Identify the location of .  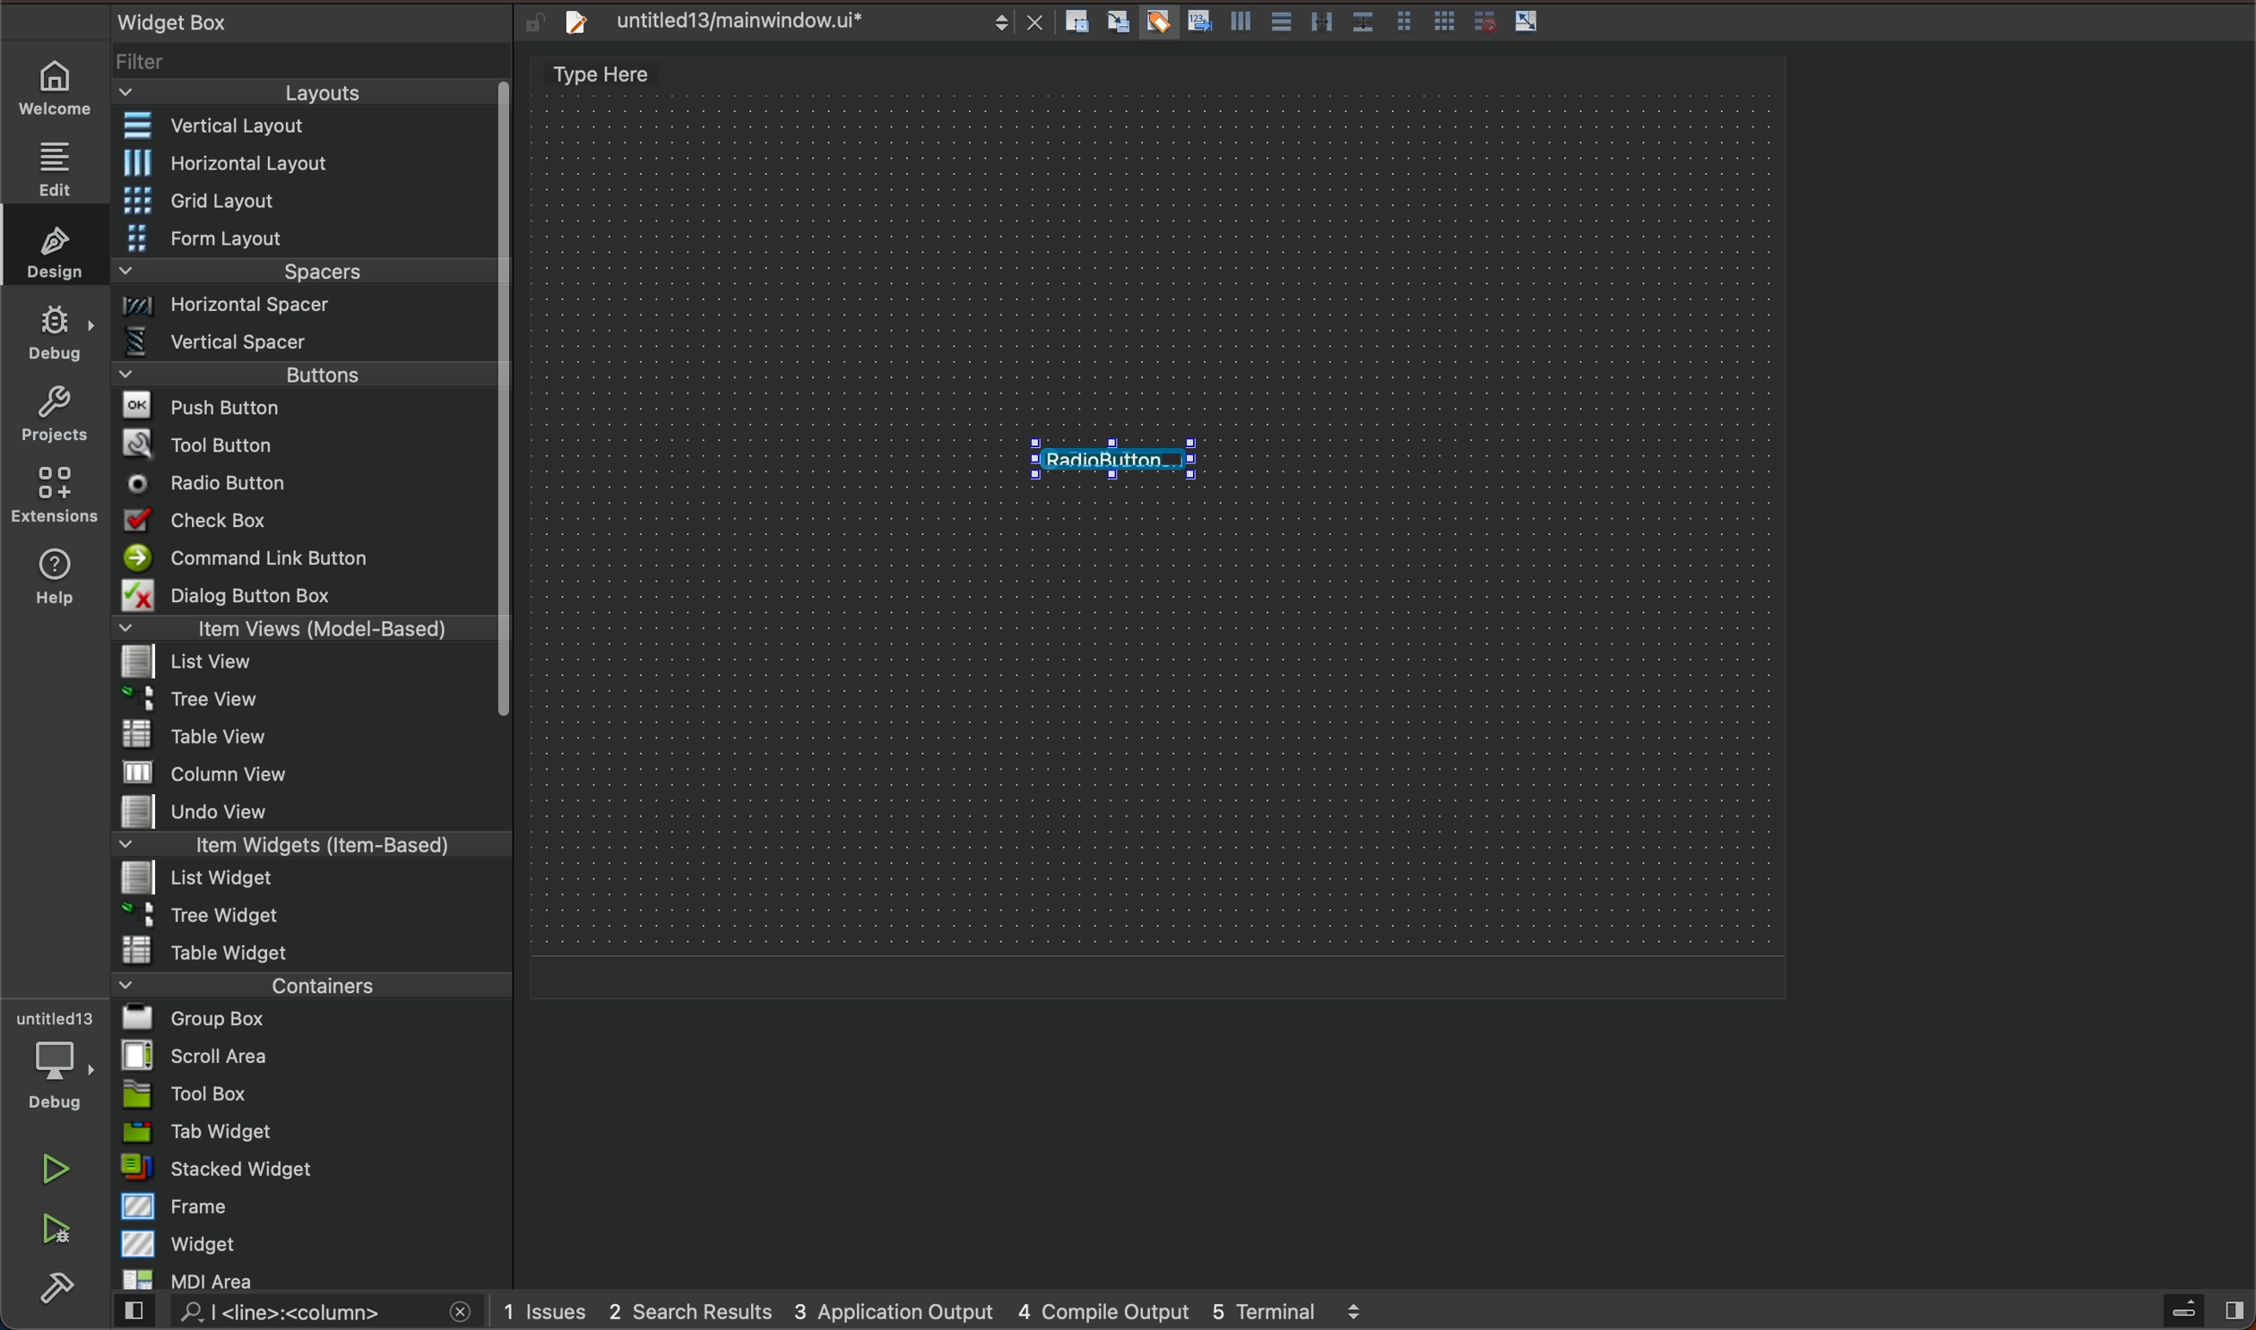
(1480, 22).